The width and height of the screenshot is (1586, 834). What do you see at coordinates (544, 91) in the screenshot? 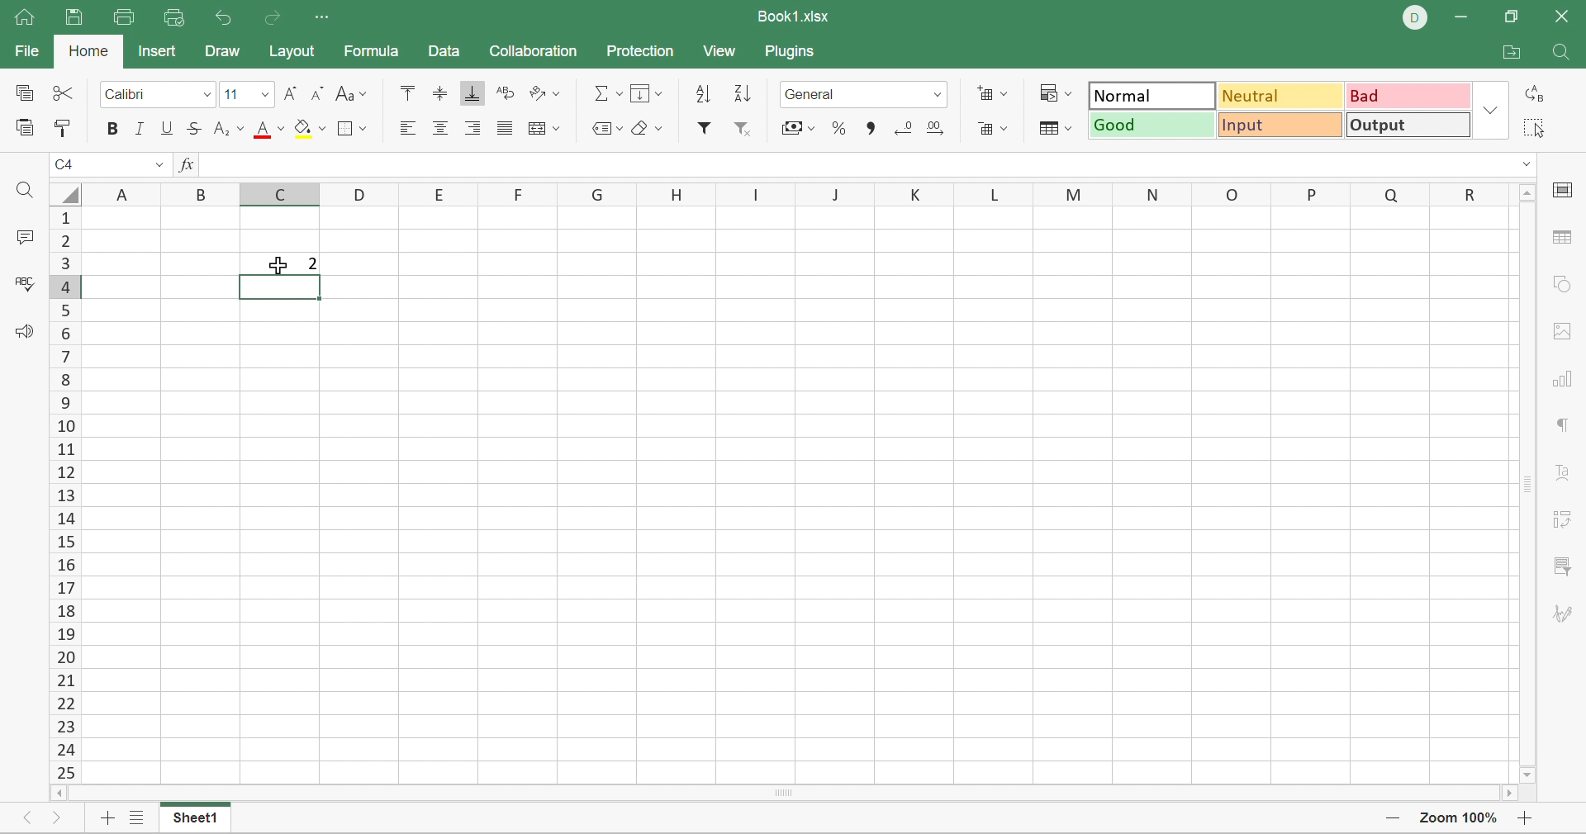
I see `Orientation` at bounding box center [544, 91].